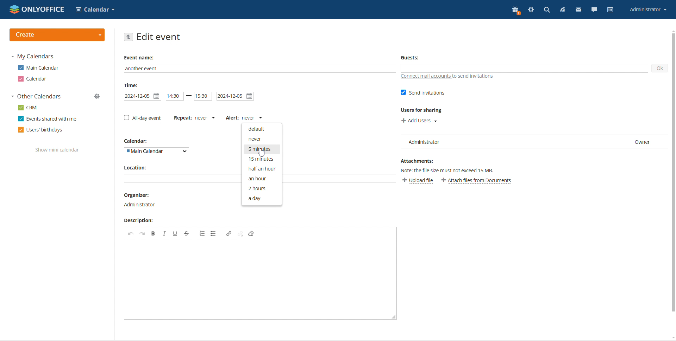 The width and height of the screenshot is (676, 341). Describe the element at coordinates (562, 10) in the screenshot. I see `feed` at that location.